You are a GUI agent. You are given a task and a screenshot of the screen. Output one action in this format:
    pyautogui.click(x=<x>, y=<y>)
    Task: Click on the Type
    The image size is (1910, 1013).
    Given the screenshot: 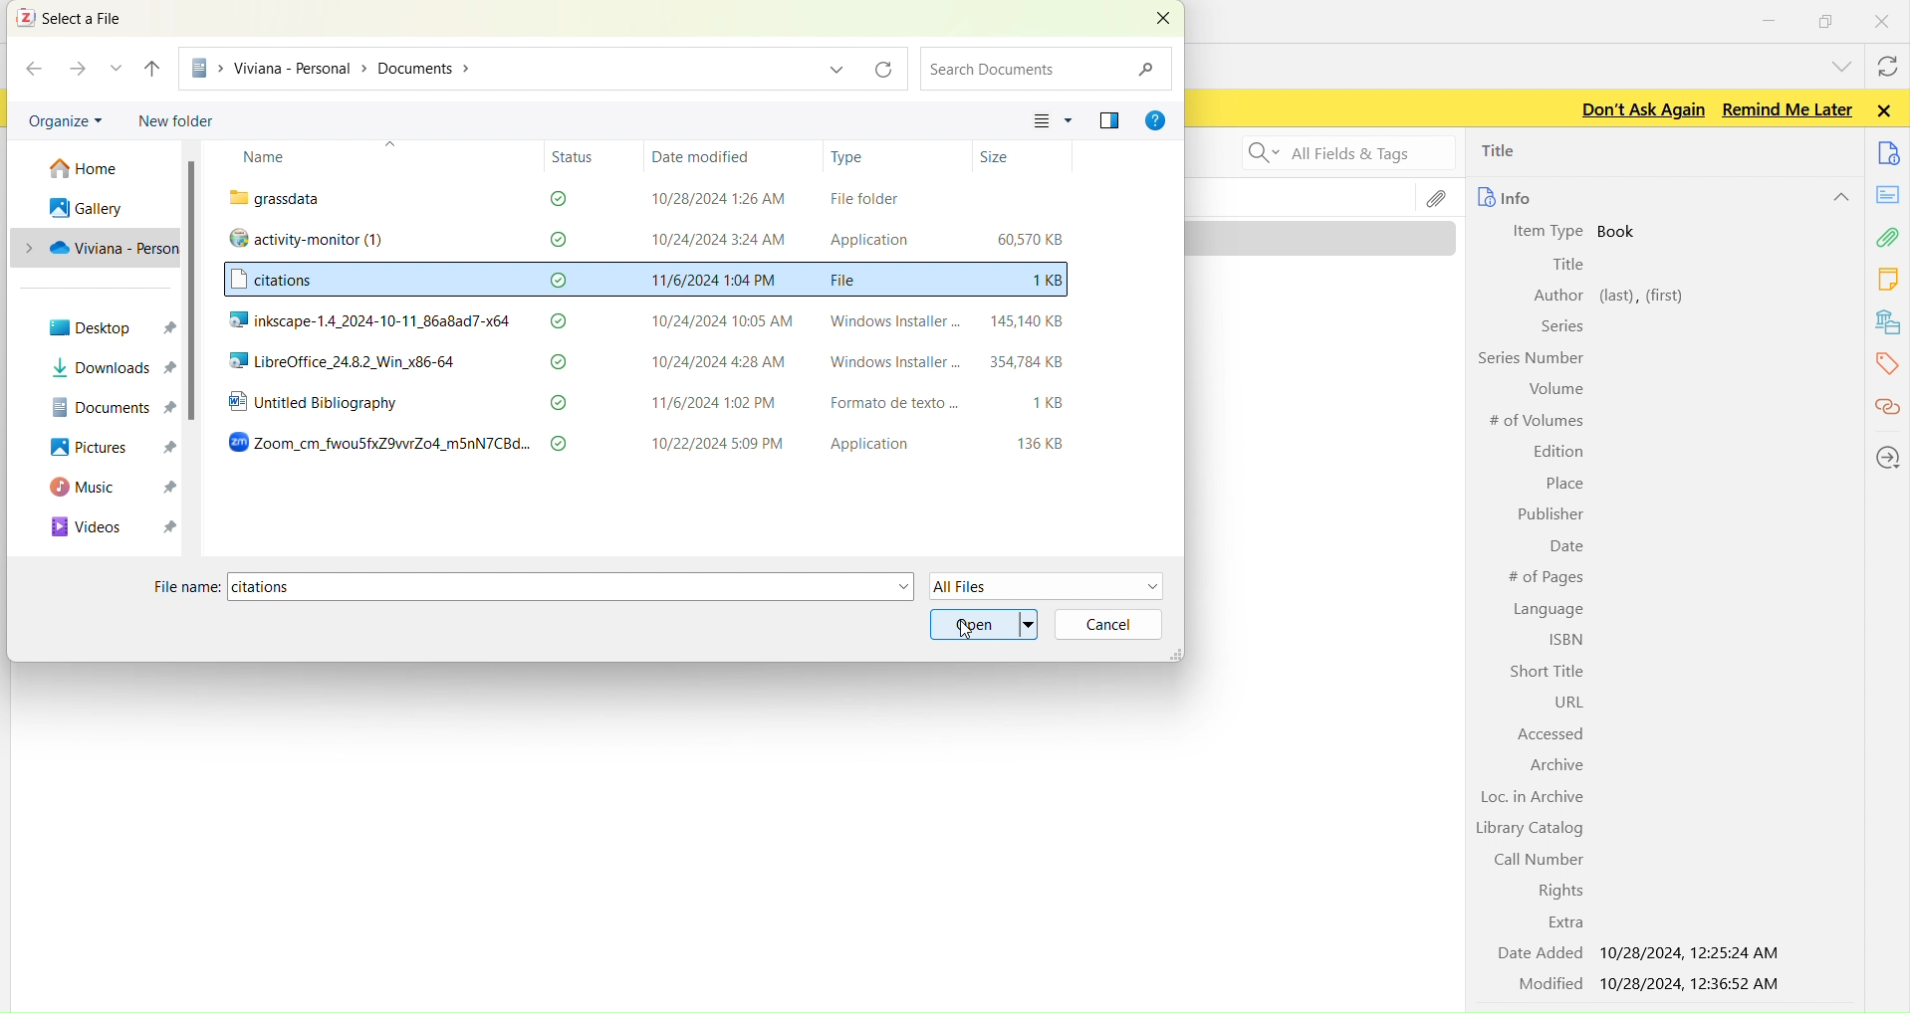 What is the action you would take?
    pyautogui.click(x=843, y=157)
    